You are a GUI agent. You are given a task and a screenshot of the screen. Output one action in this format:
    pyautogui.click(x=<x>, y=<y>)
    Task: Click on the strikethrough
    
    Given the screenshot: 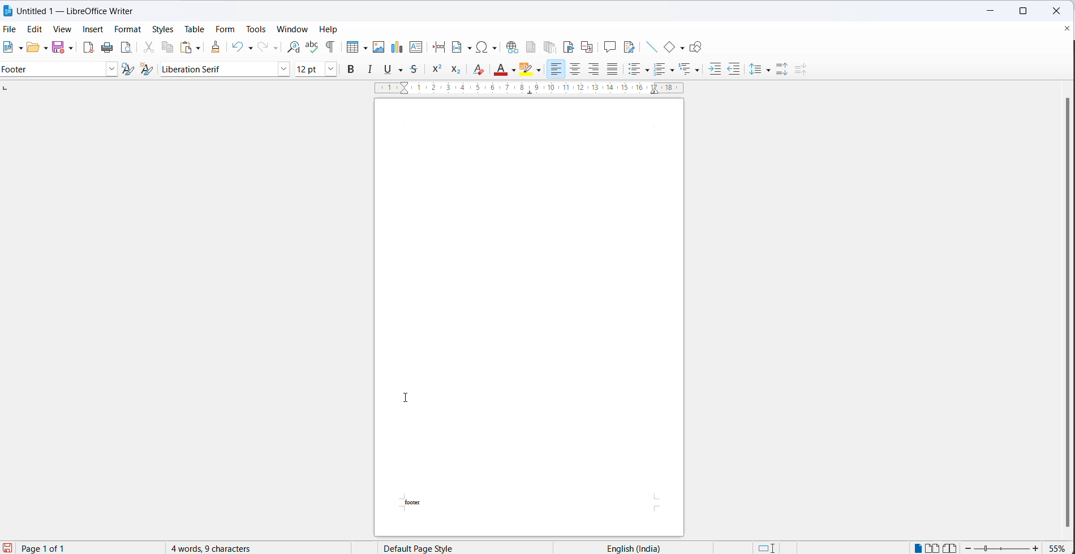 What is the action you would take?
    pyautogui.click(x=417, y=69)
    